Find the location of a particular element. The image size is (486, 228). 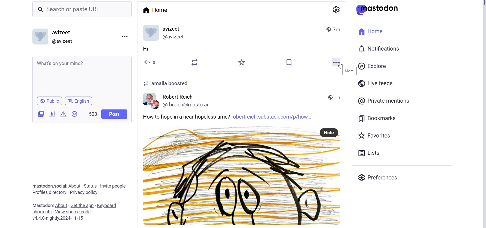

Public is located at coordinates (49, 101).